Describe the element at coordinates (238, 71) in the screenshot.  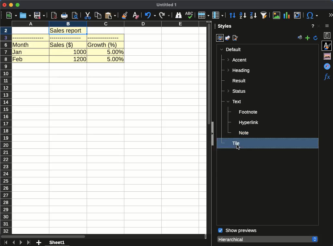
I see `heading` at that location.